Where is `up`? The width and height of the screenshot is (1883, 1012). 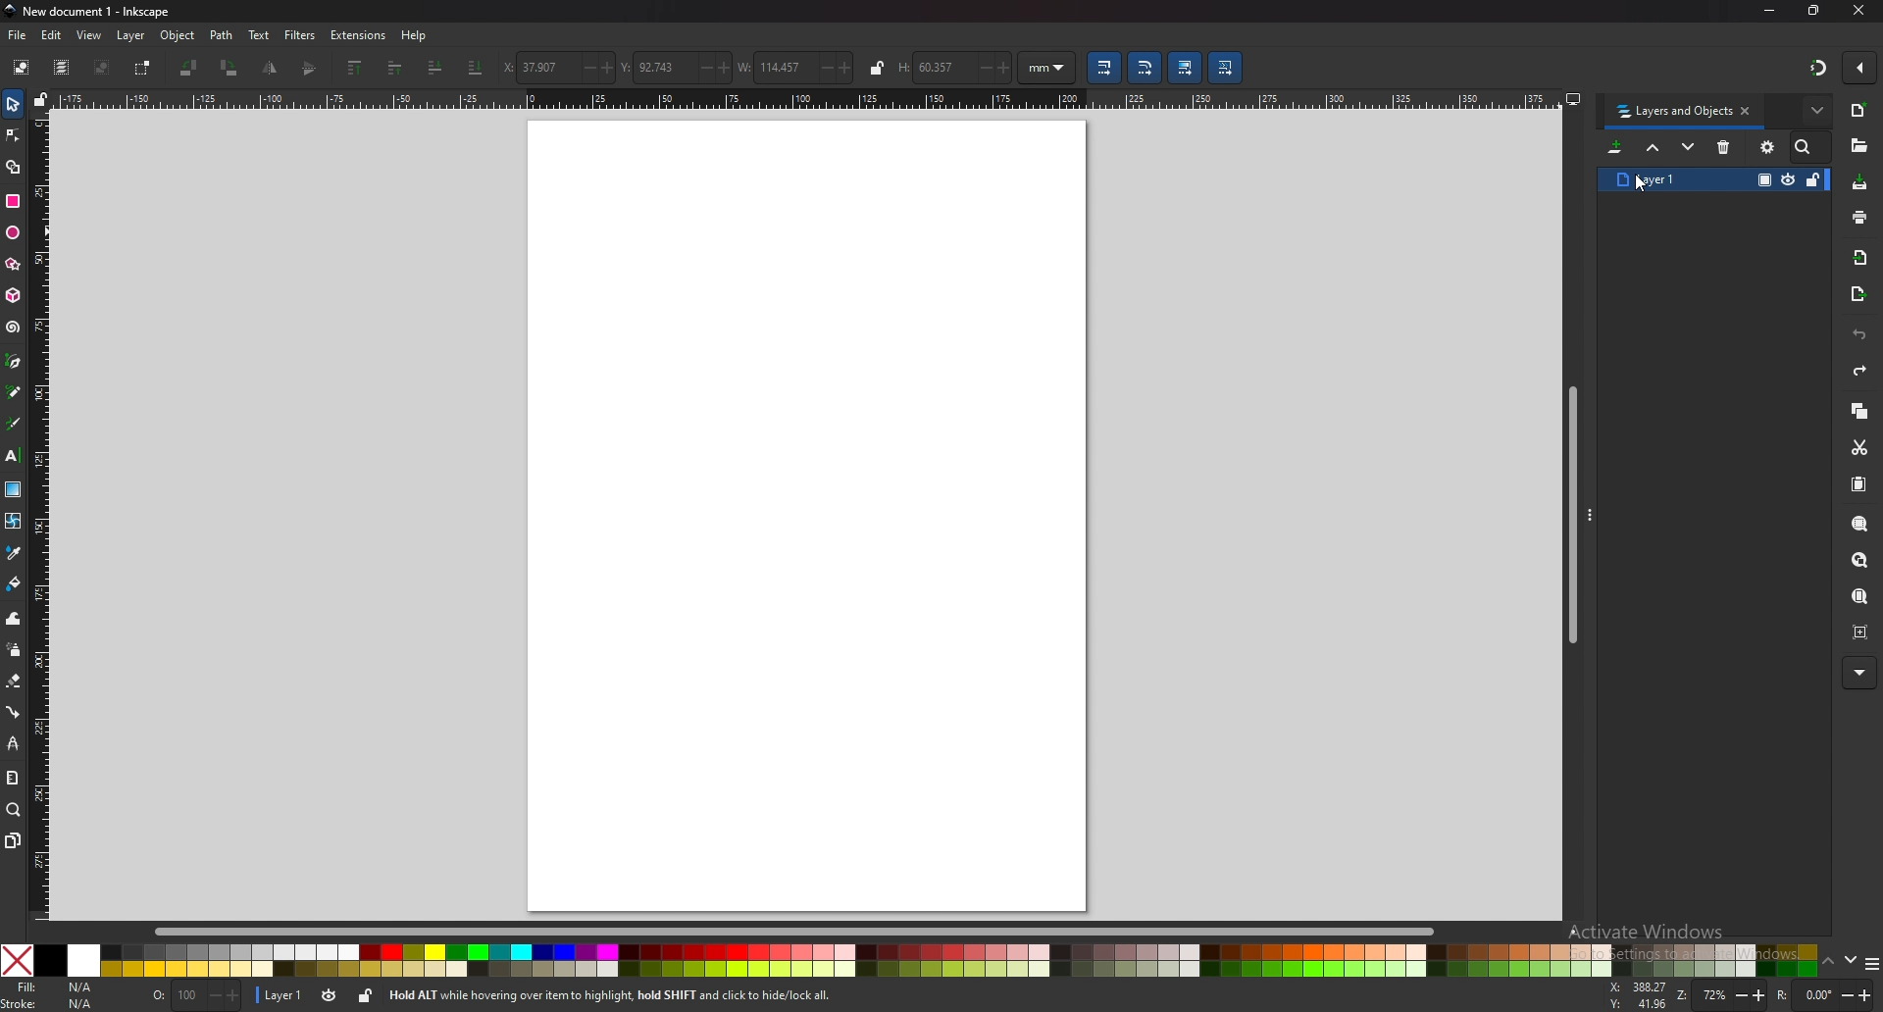
up is located at coordinates (1828, 962).